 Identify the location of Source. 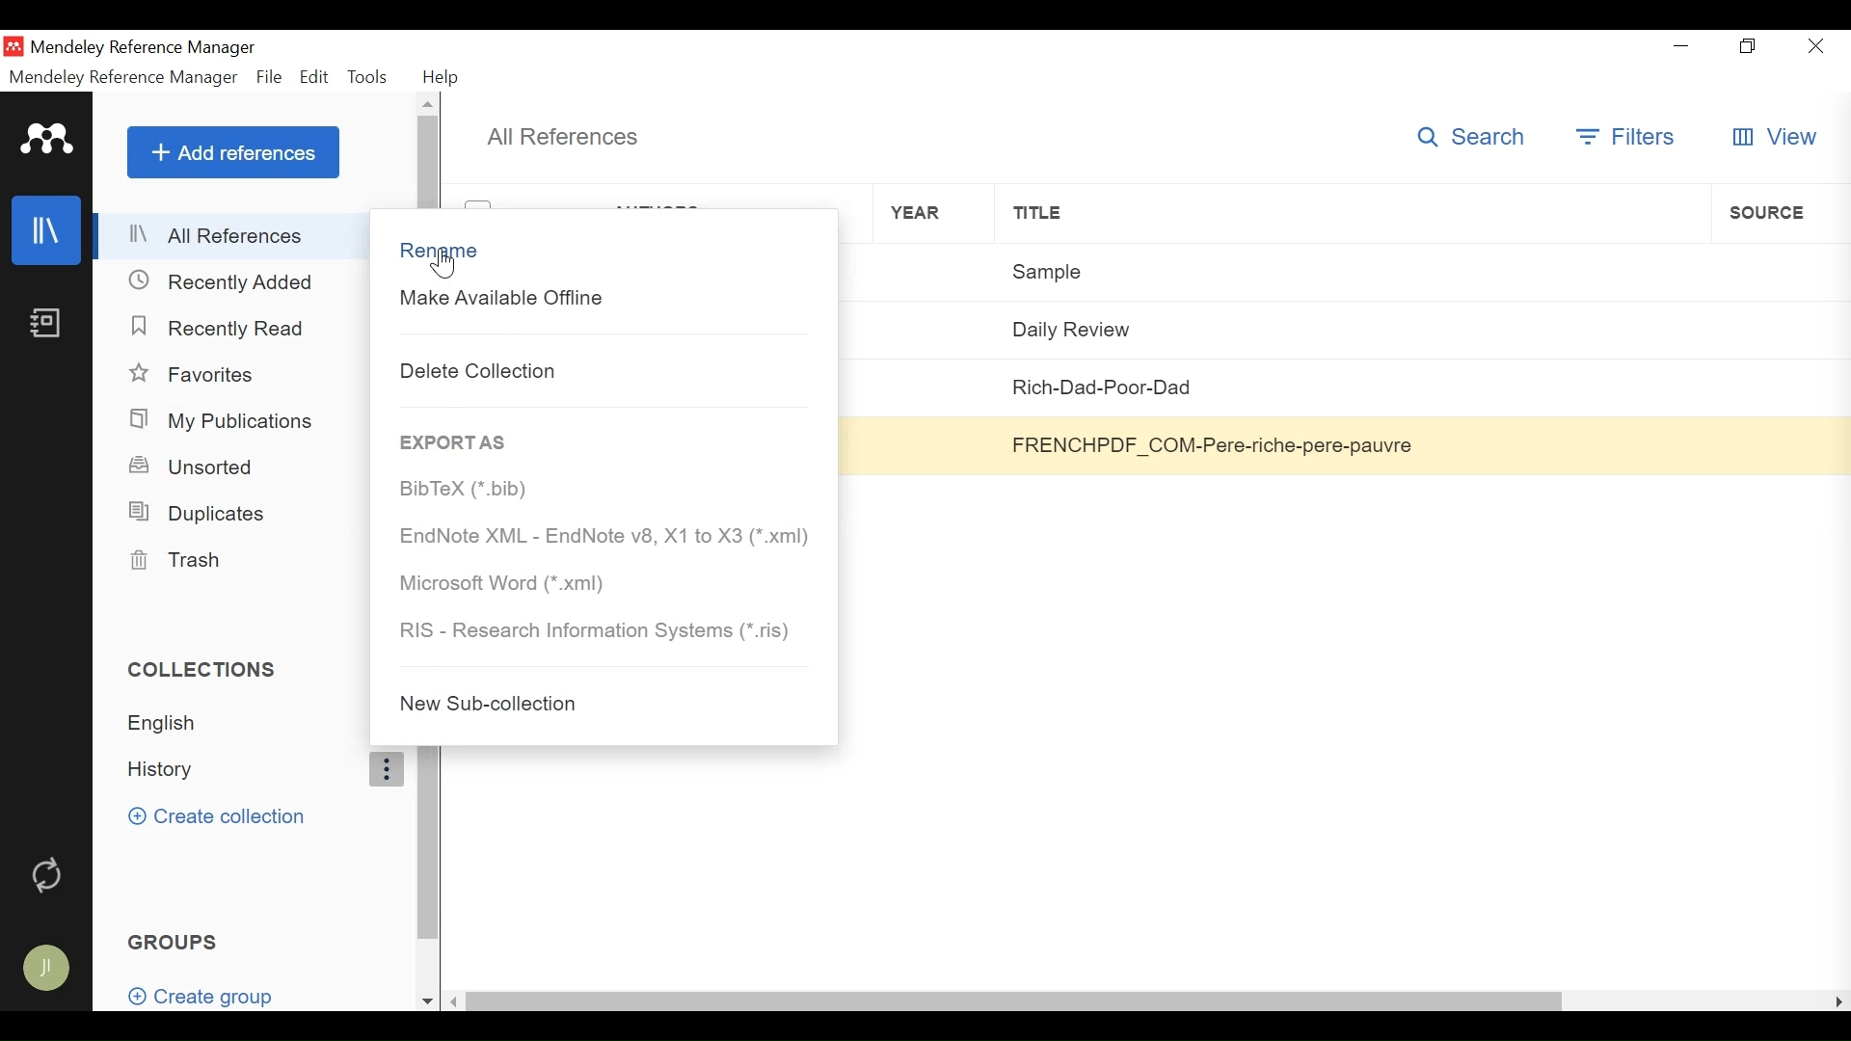
(1780, 212).